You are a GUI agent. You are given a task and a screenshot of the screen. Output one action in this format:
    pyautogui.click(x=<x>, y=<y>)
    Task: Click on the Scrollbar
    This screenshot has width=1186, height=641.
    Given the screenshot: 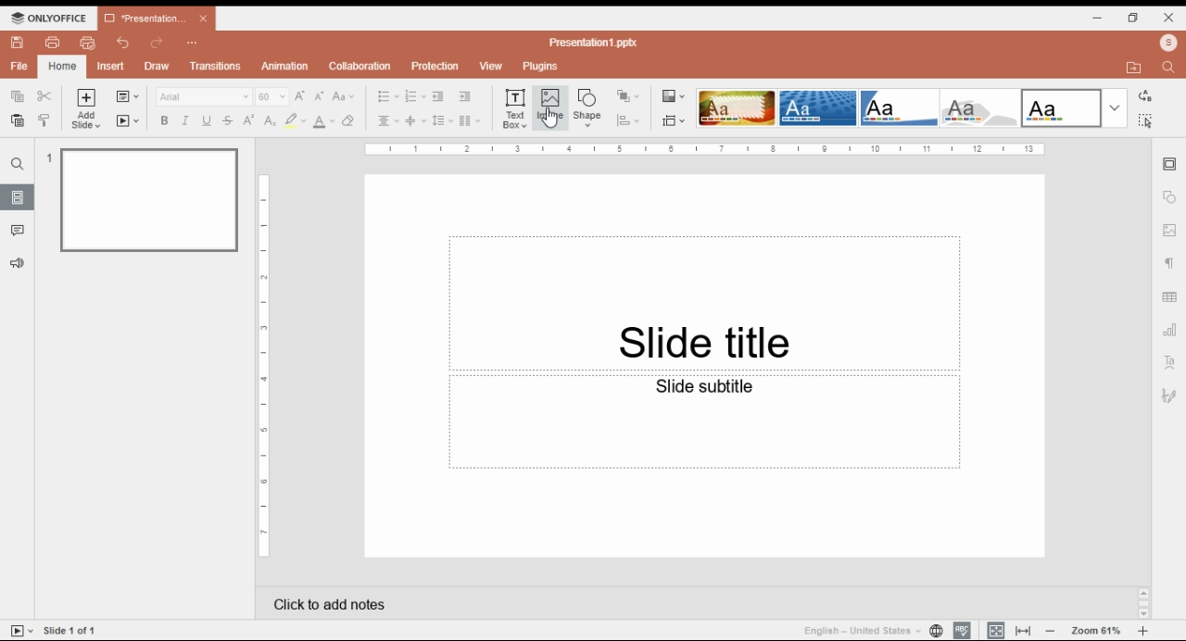 What is the action you would take?
    pyautogui.click(x=1142, y=603)
    